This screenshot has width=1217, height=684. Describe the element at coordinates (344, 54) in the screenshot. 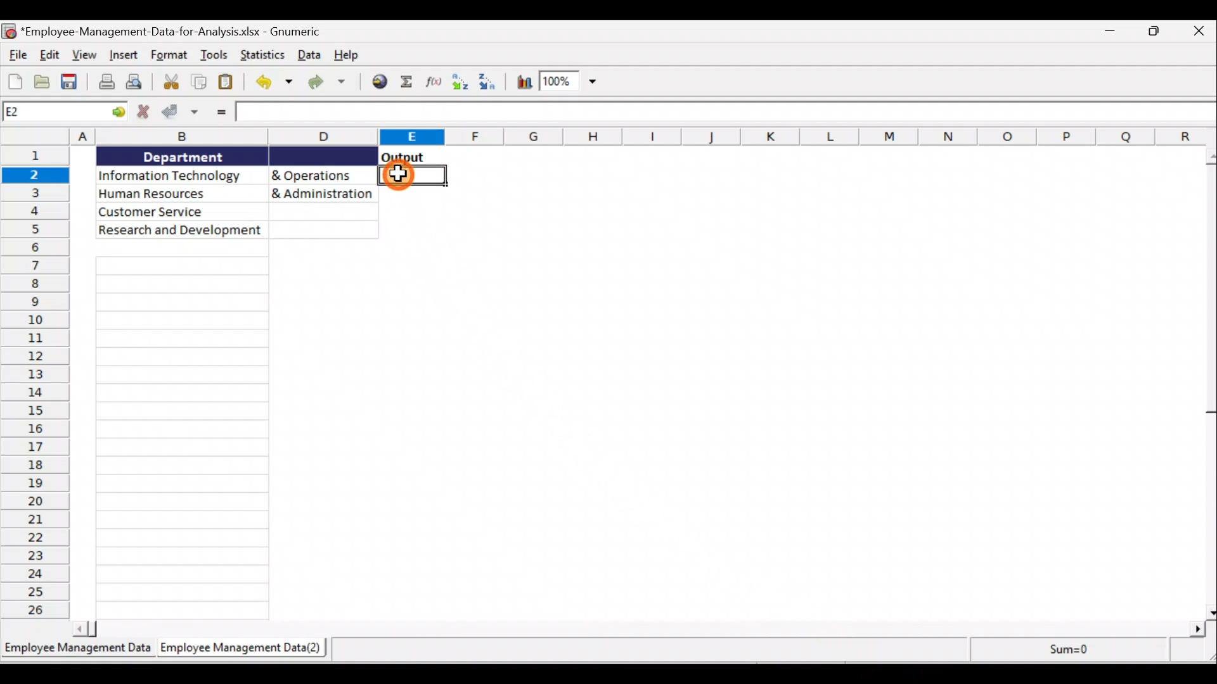

I see `Help` at that location.